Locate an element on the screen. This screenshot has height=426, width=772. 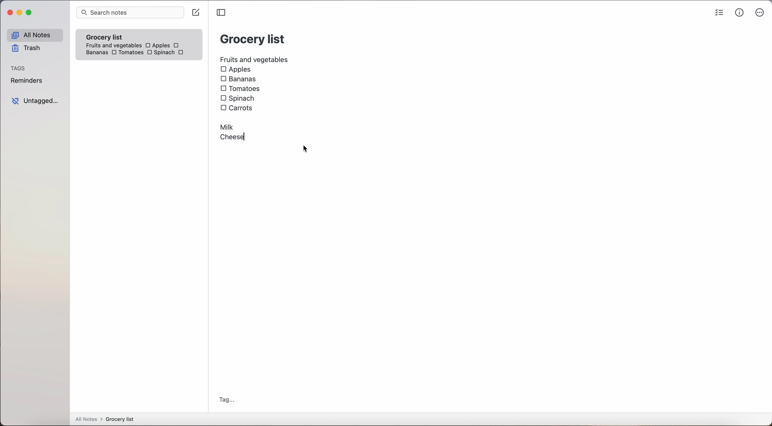
minimize is located at coordinates (21, 12).